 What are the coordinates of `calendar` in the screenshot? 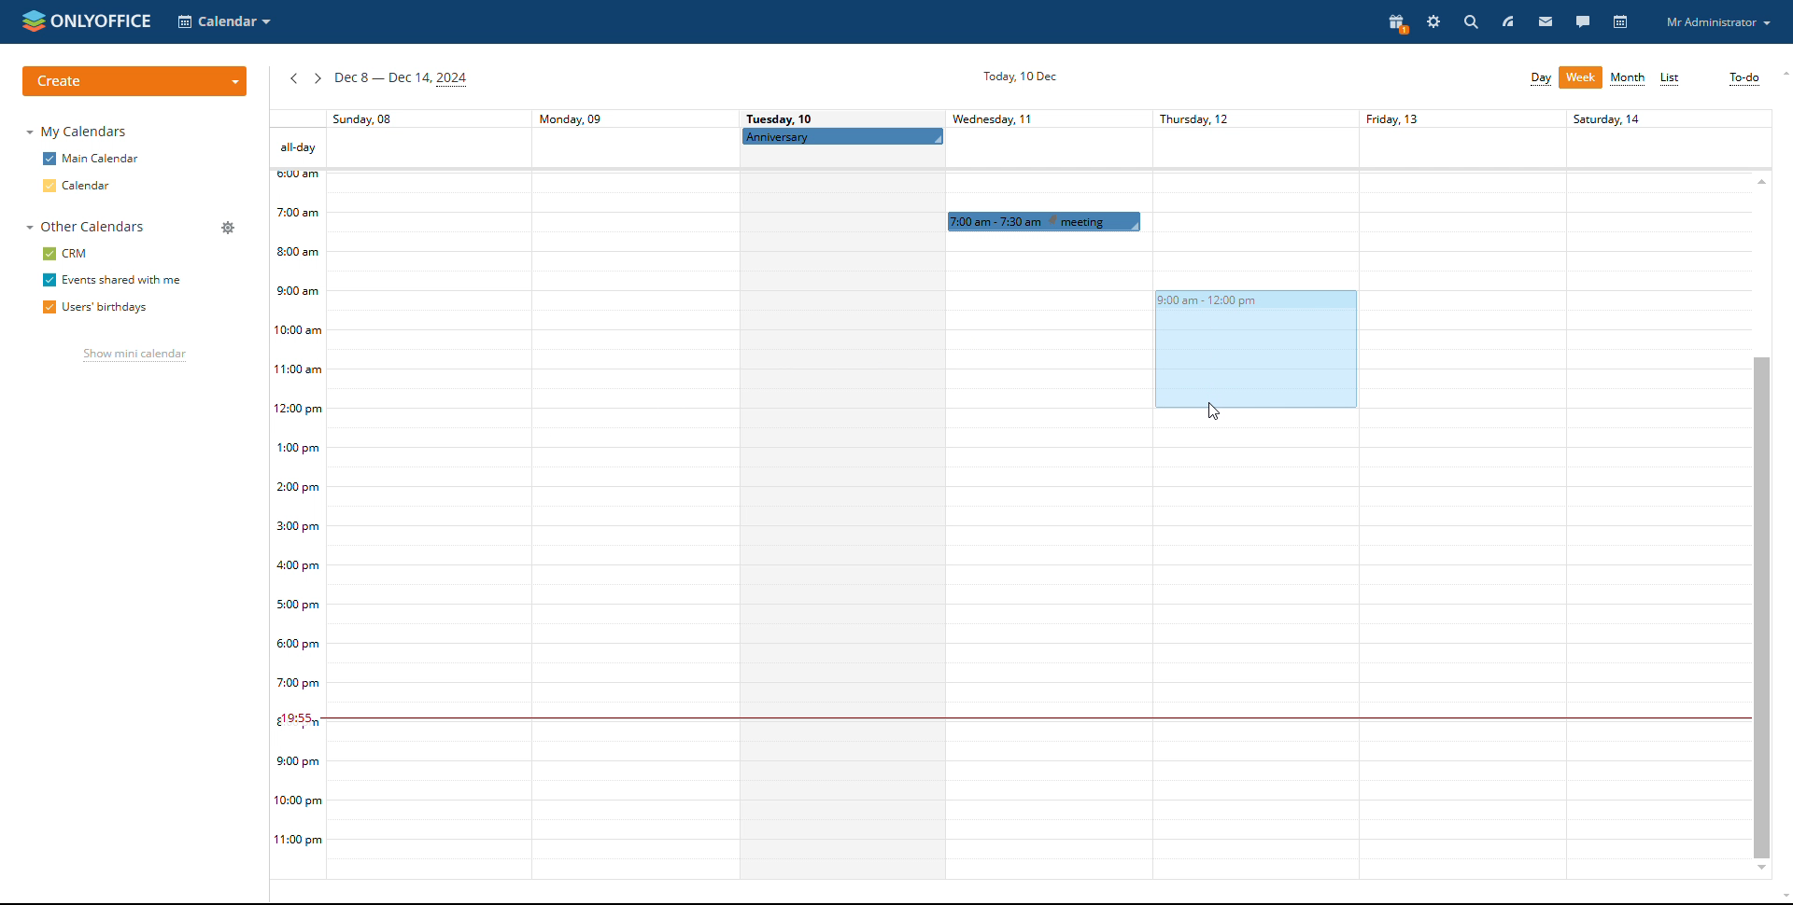 It's located at (91, 186).